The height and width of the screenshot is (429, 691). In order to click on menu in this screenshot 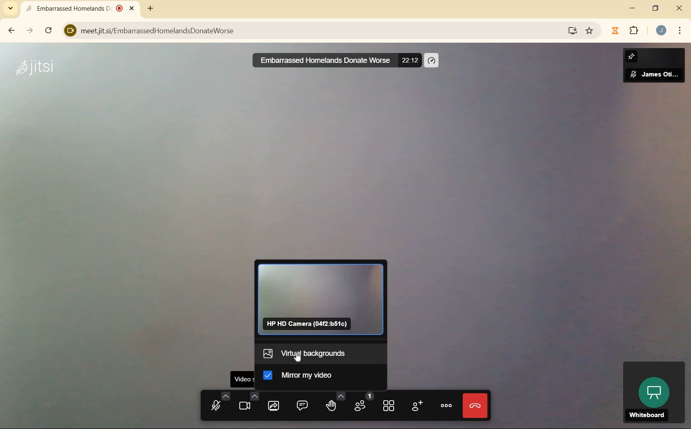, I will do `click(680, 32)`.